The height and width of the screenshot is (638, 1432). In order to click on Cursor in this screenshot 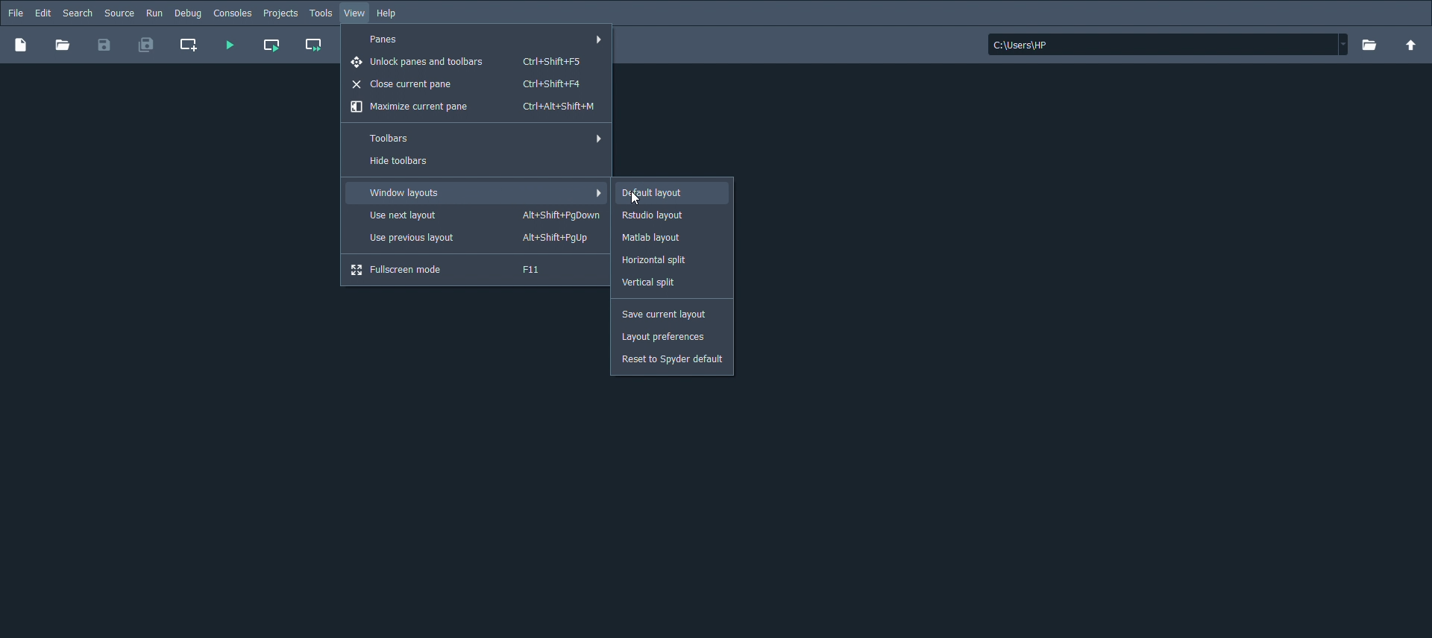, I will do `click(635, 200)`.